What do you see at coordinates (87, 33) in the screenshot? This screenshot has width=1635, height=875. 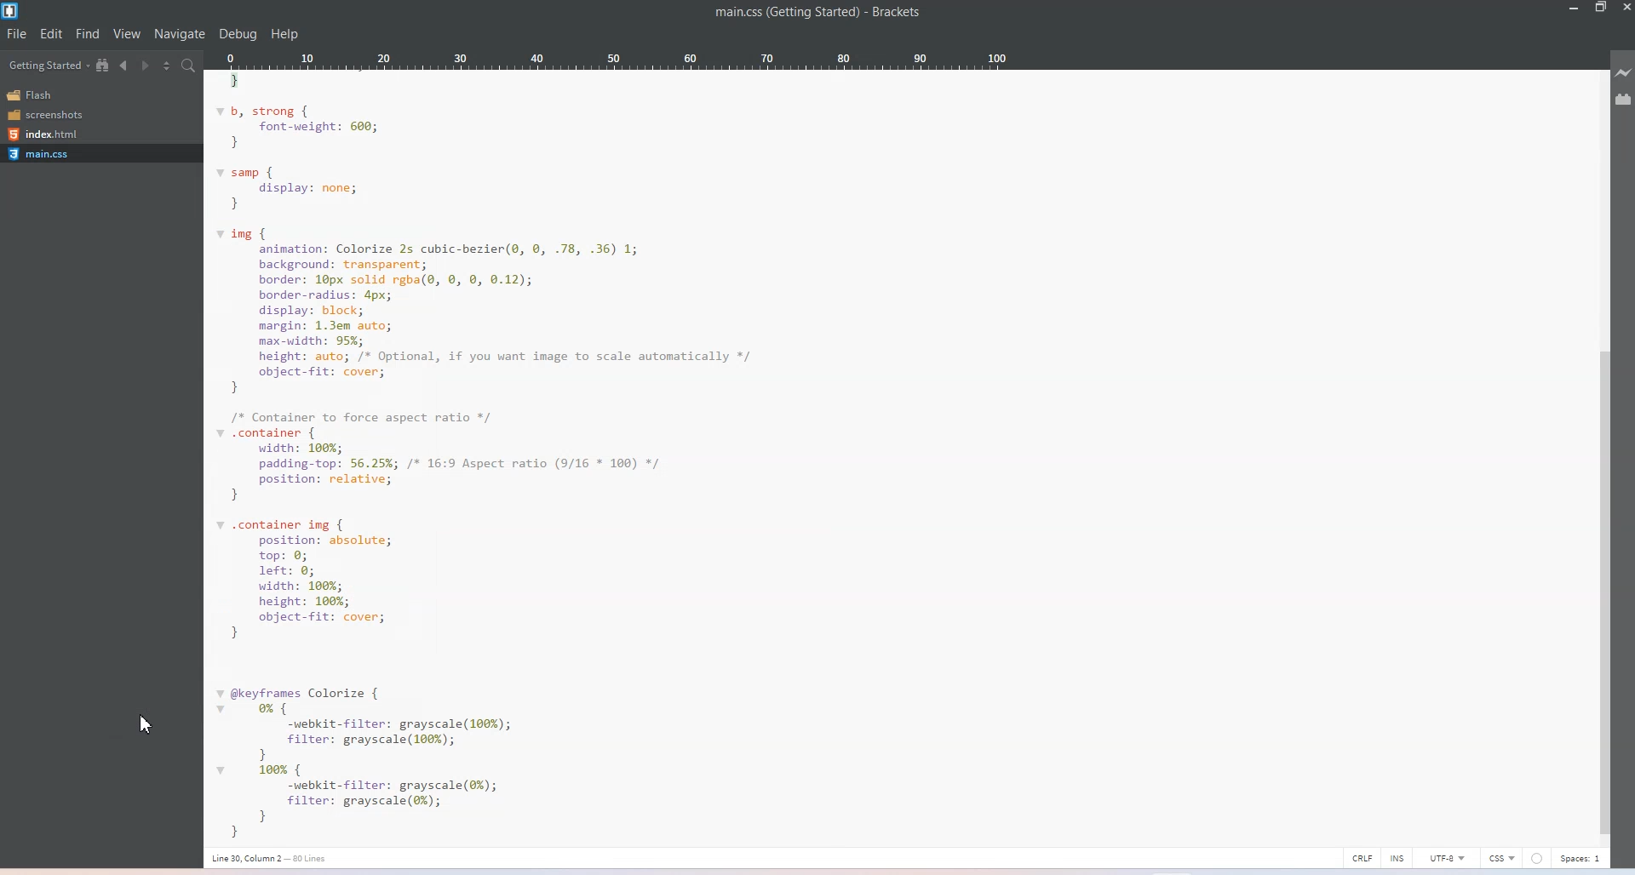 I see `Find` at bounding box center [87, 33].